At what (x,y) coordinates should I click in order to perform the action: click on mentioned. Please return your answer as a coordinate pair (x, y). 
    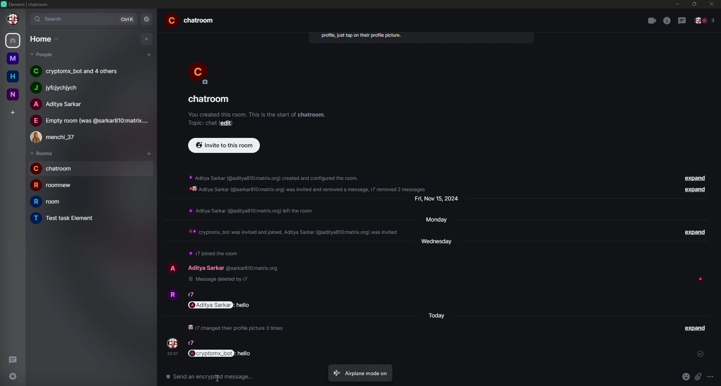
    Looking at the image, I should click on (221, 305).